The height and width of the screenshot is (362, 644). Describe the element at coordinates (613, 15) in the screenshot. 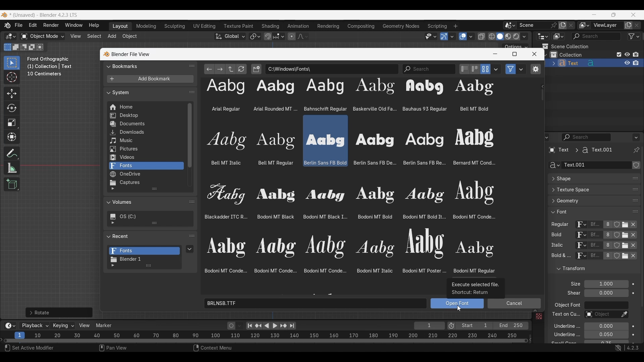

I see `Show interface in a smaller tab` at that location.